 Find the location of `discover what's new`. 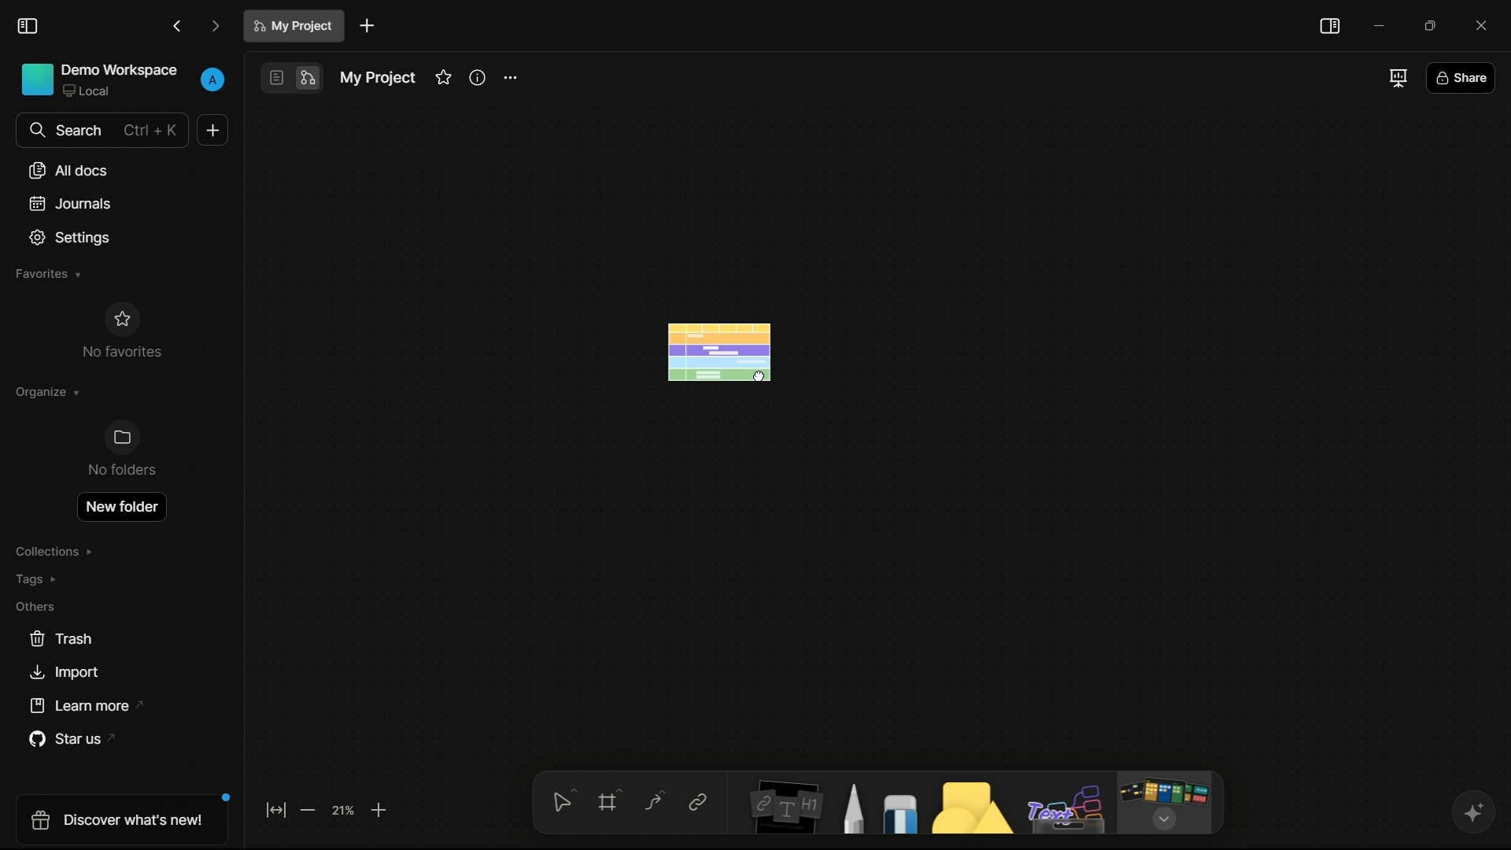

discover what's new is located at coordinates (115, 818).